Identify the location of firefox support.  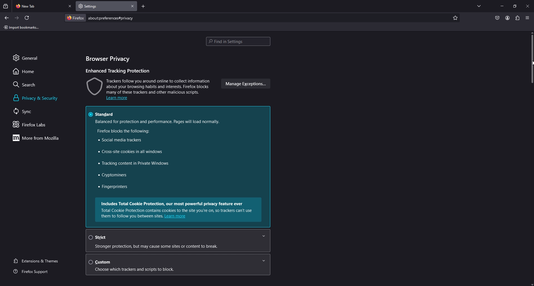
(36, 272).